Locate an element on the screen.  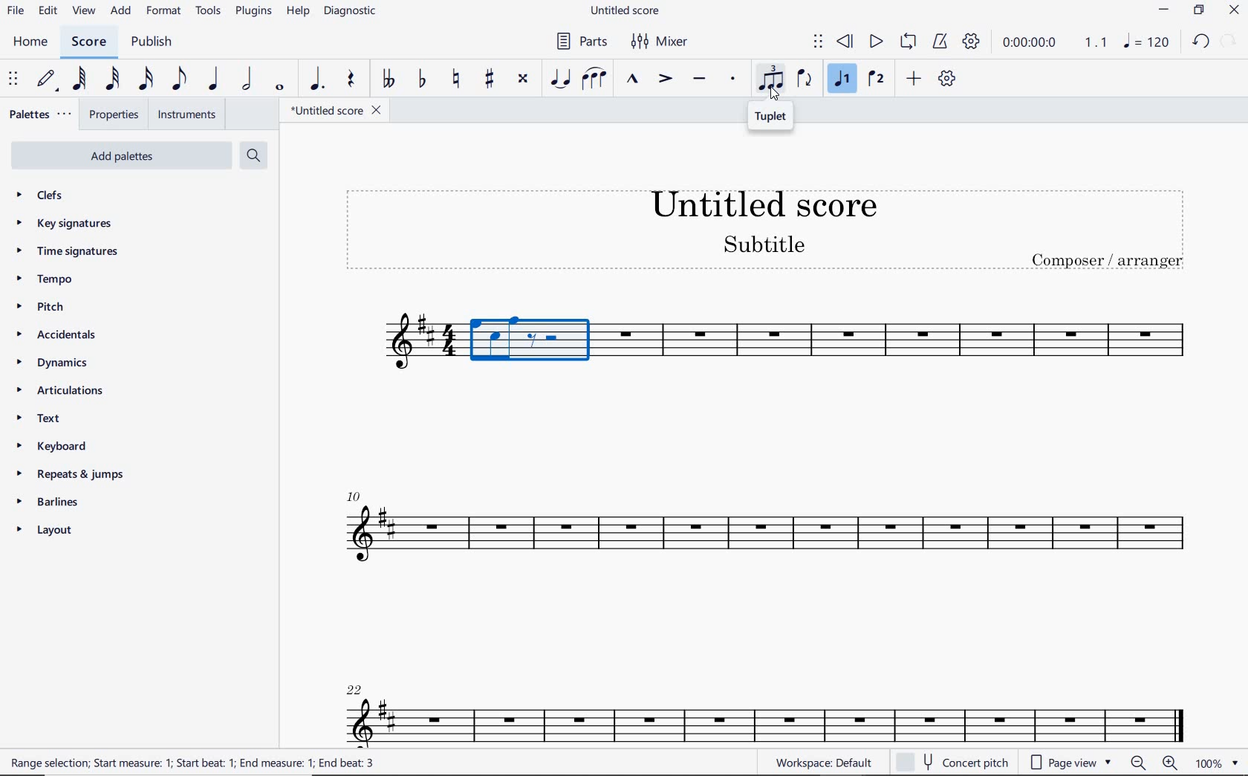
LAYOUT is located at coordinates (47, 531).